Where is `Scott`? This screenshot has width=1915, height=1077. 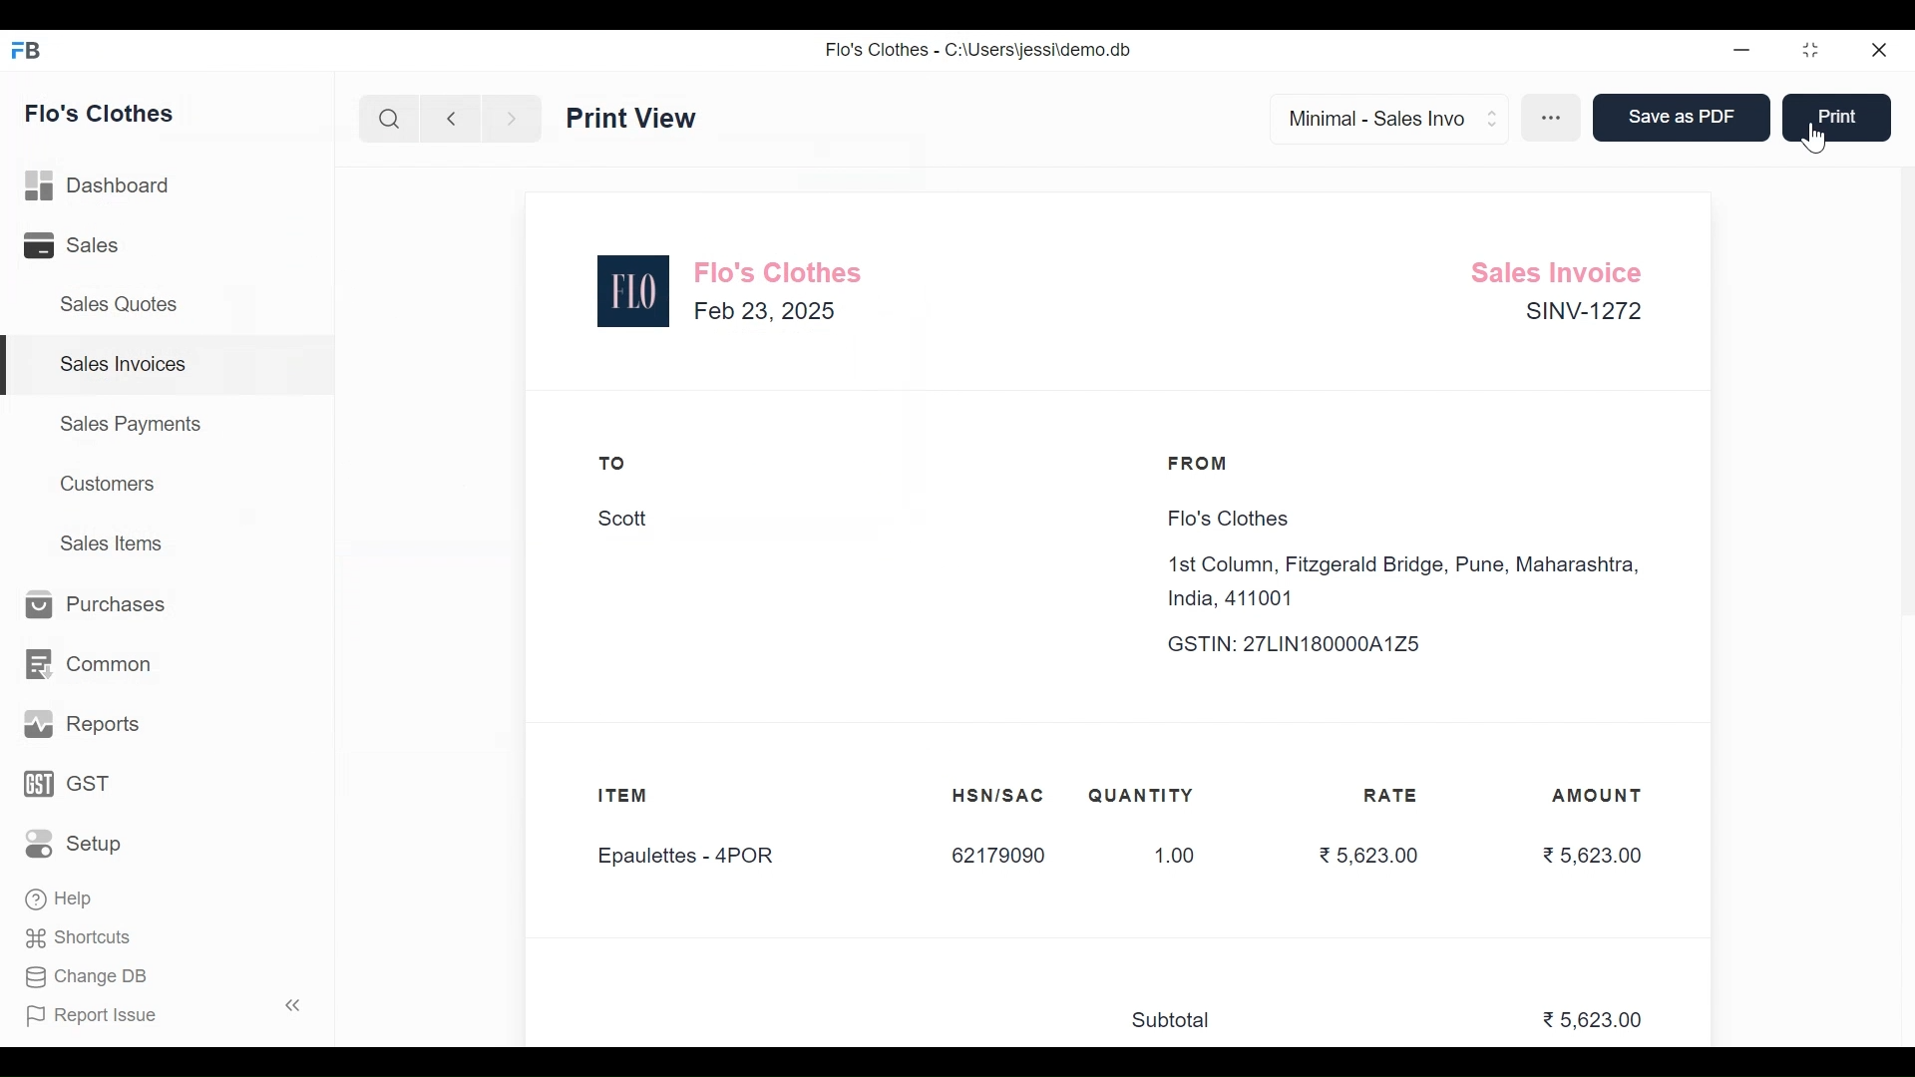 Scott is located at coordinates (624, 520).